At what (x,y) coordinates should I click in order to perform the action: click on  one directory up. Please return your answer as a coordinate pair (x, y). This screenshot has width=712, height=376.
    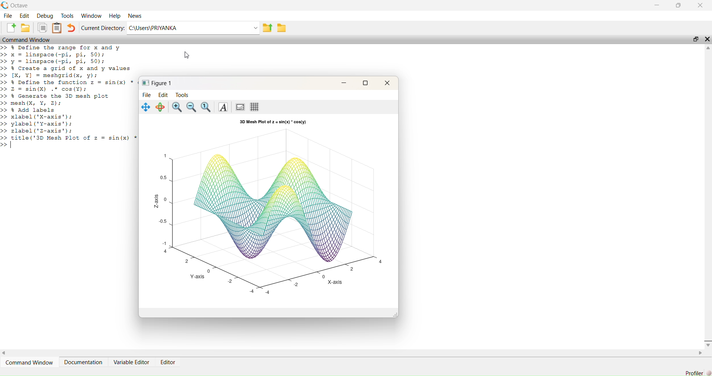
    Looking at the image, I should click on (267, 27).